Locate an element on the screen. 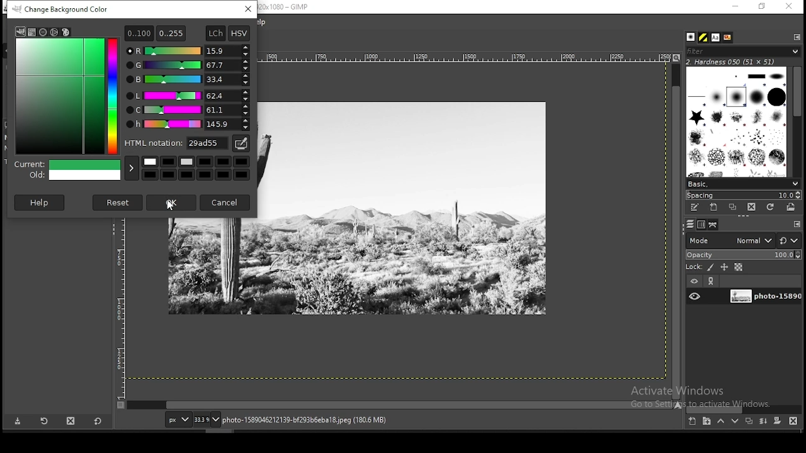 The height and width of the screenshot is (453, 806). palette is located at coordinates (65, 32).